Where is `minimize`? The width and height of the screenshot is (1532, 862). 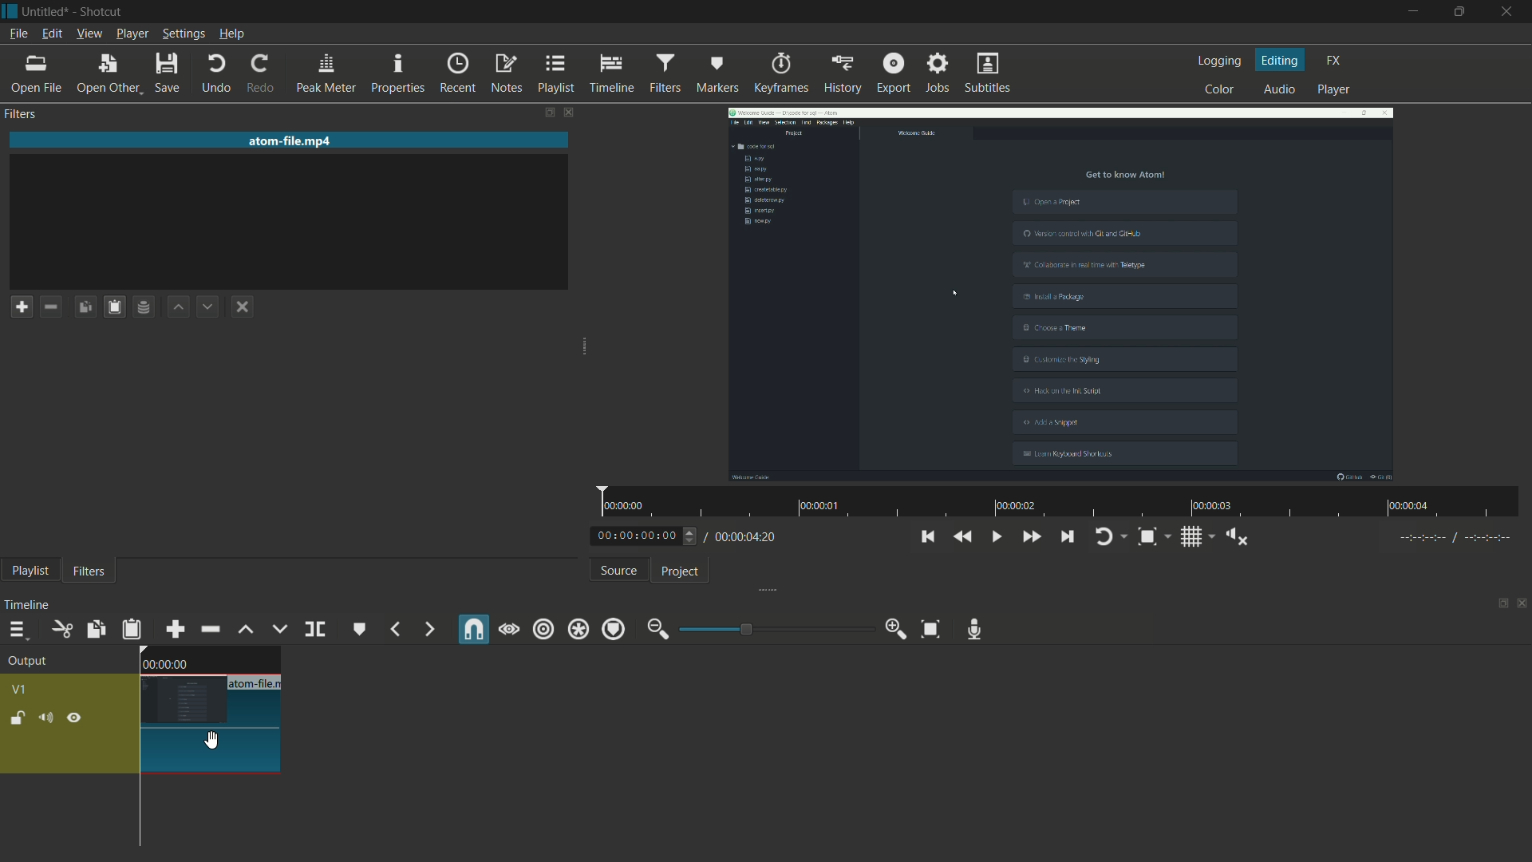
minimize is located at coordinates (1409, 12).